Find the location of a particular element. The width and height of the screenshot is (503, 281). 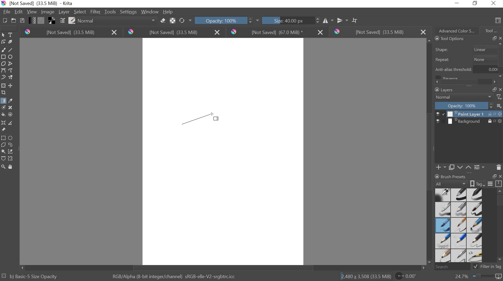

freehand selection is located at coordinates (12, 145).